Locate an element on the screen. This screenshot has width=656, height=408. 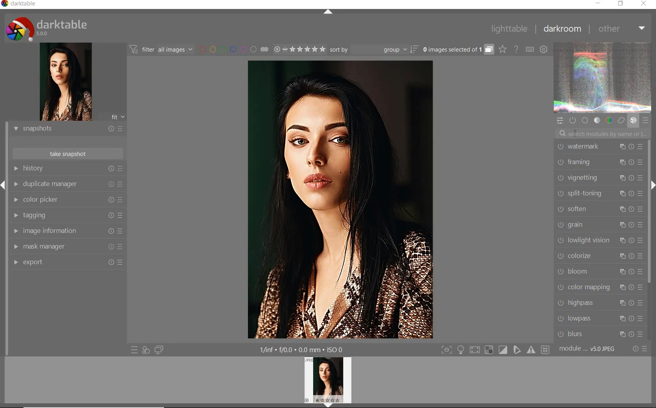
selected image is located at coordinates (339, 201).